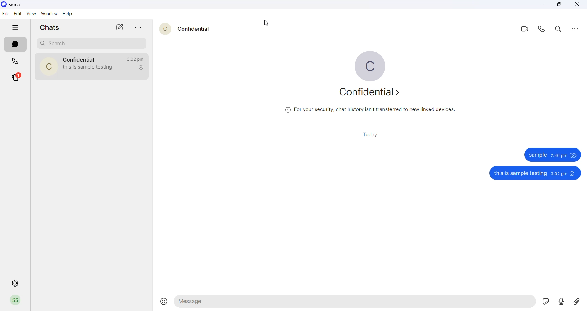 The width and height of the screenshot is (587, 311). Describe the element at coordinates (14, 45) in the screenshot. I see `chats` at that location.